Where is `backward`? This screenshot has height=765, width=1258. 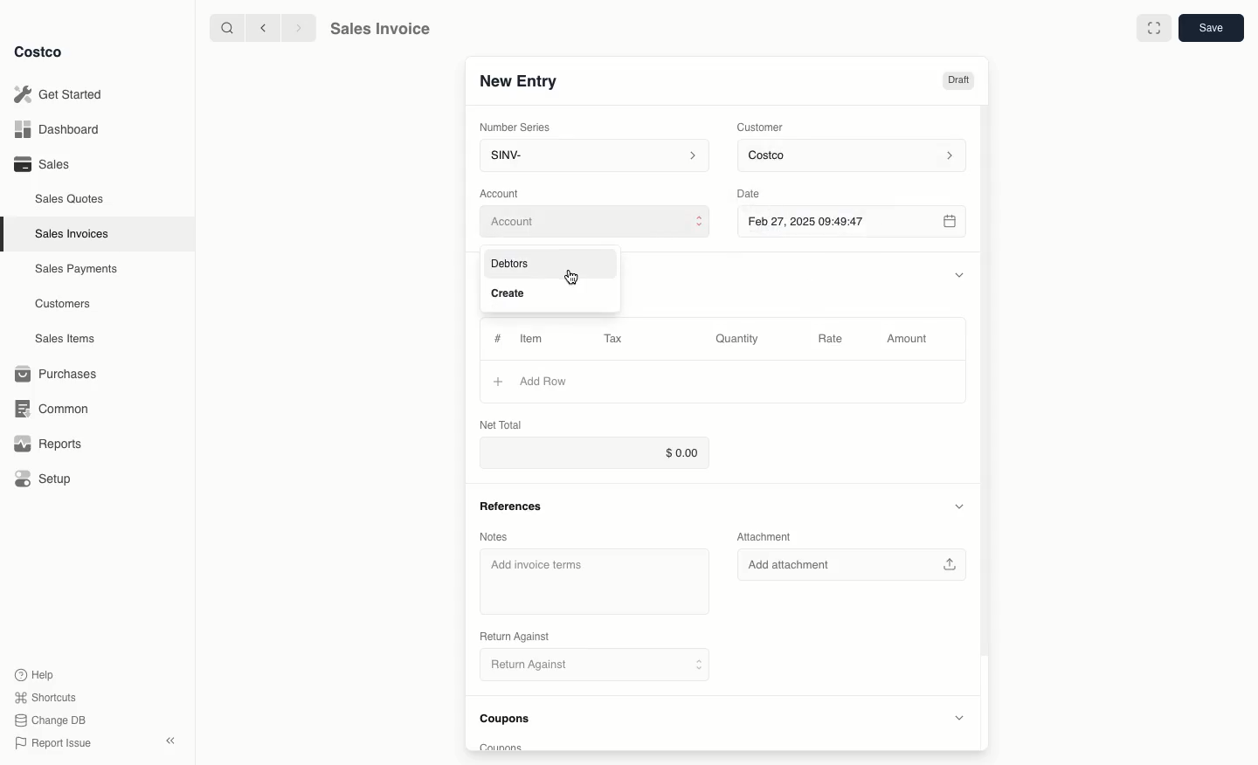 backward is located at coordinates (259, 27).